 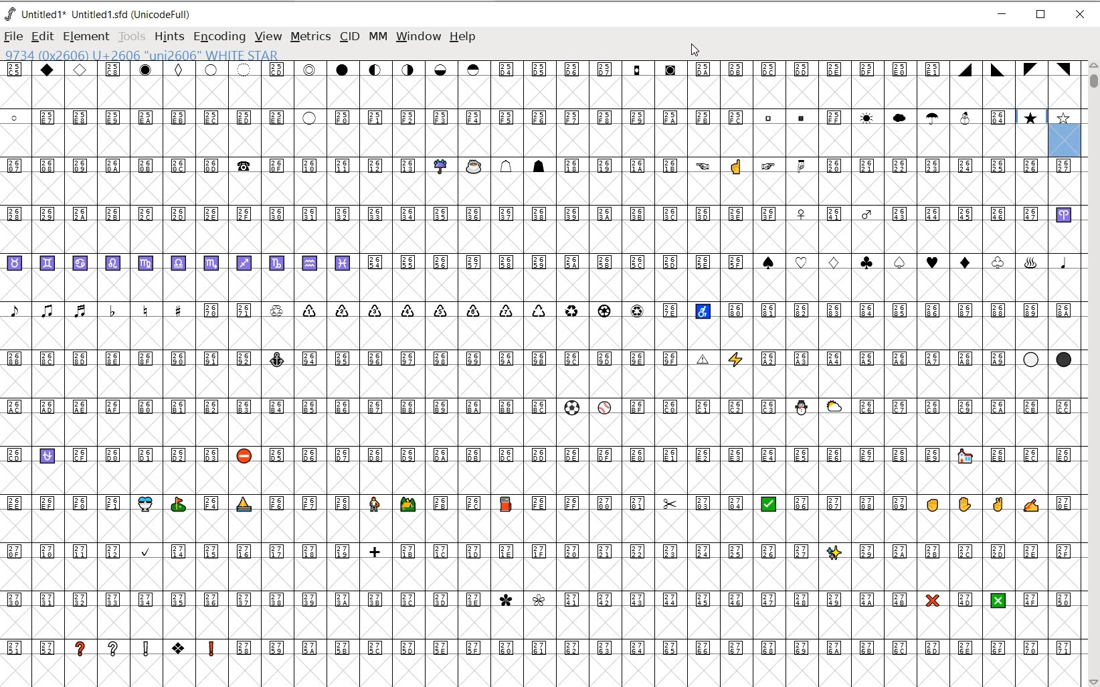 What do you see at coordinates (13, 37) in the screenshot?
I see `FILE` at bounding box center [13, 37].